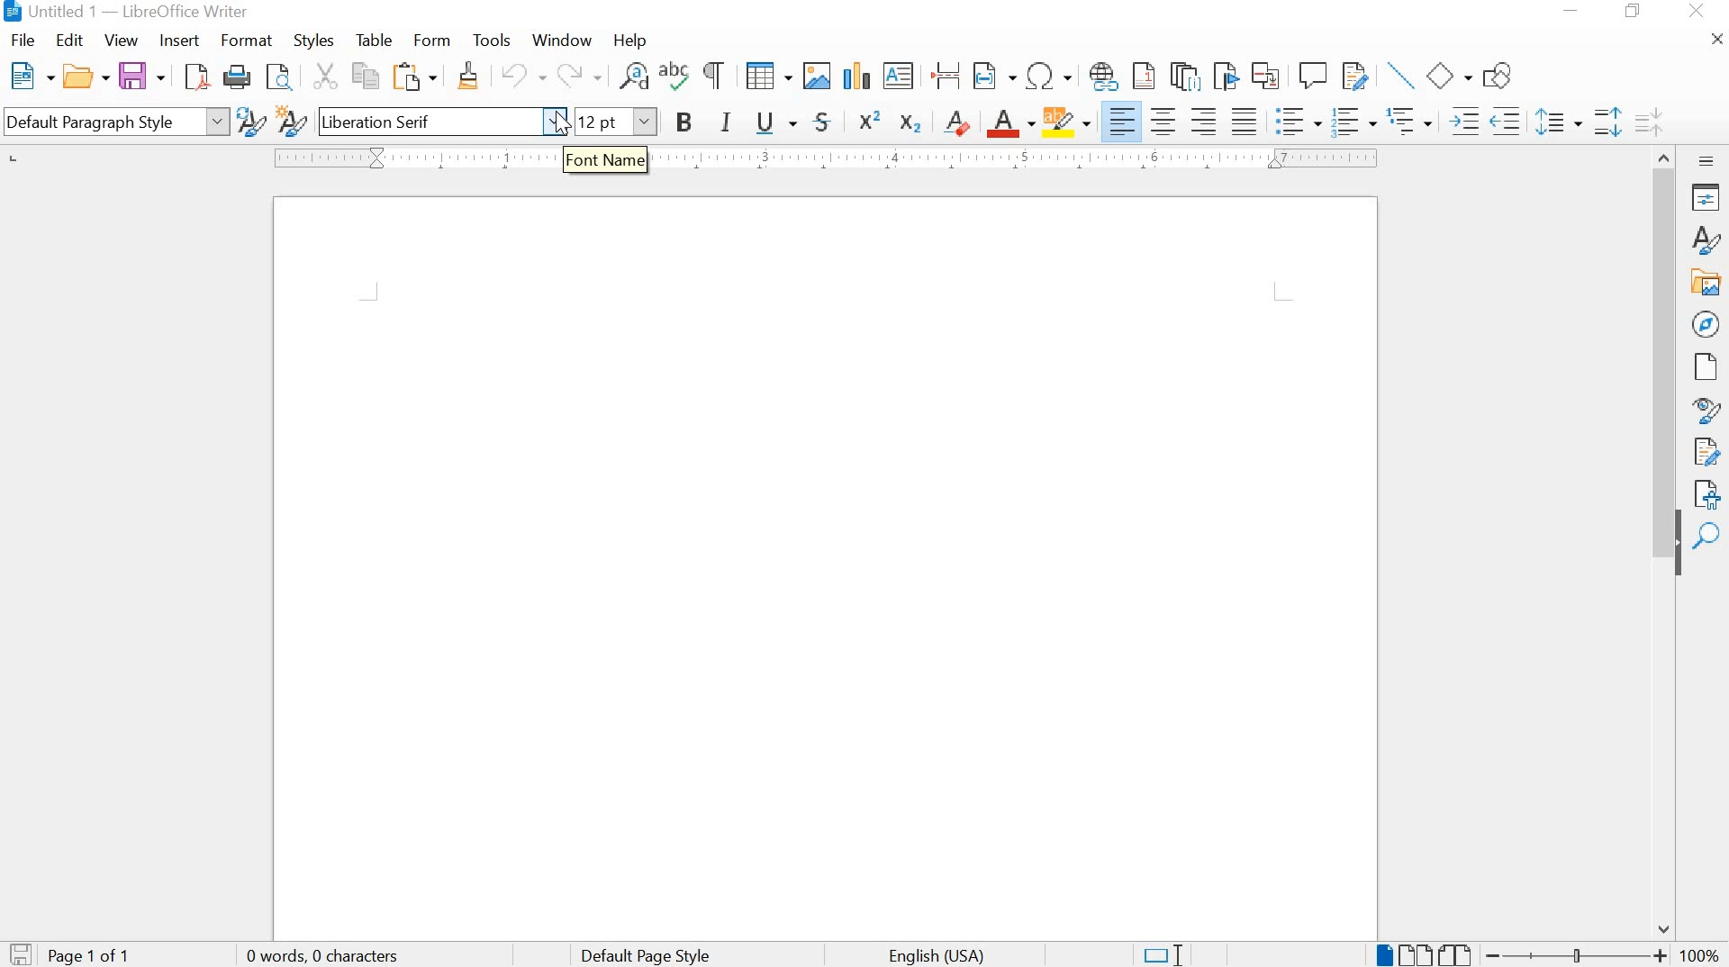 The height and width of the screenshot is (967, 1729). I want to click on GALLERY, so click(1707, 284).